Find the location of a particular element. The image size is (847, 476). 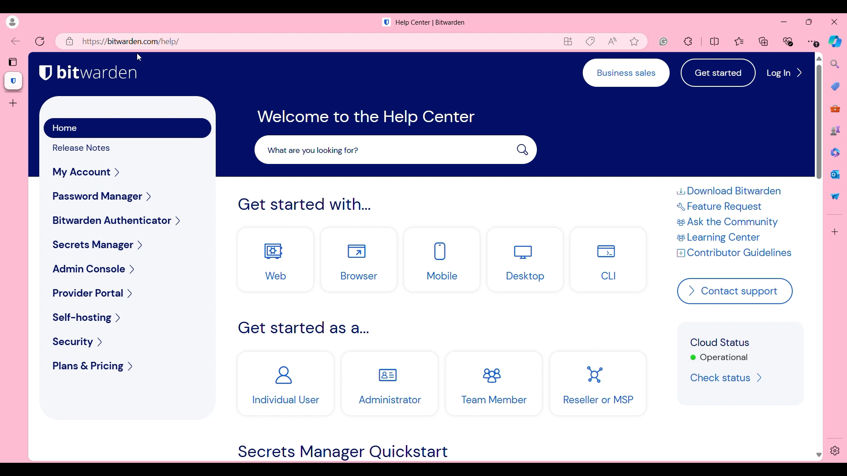

Favorites is located at coordinates (739, 41).